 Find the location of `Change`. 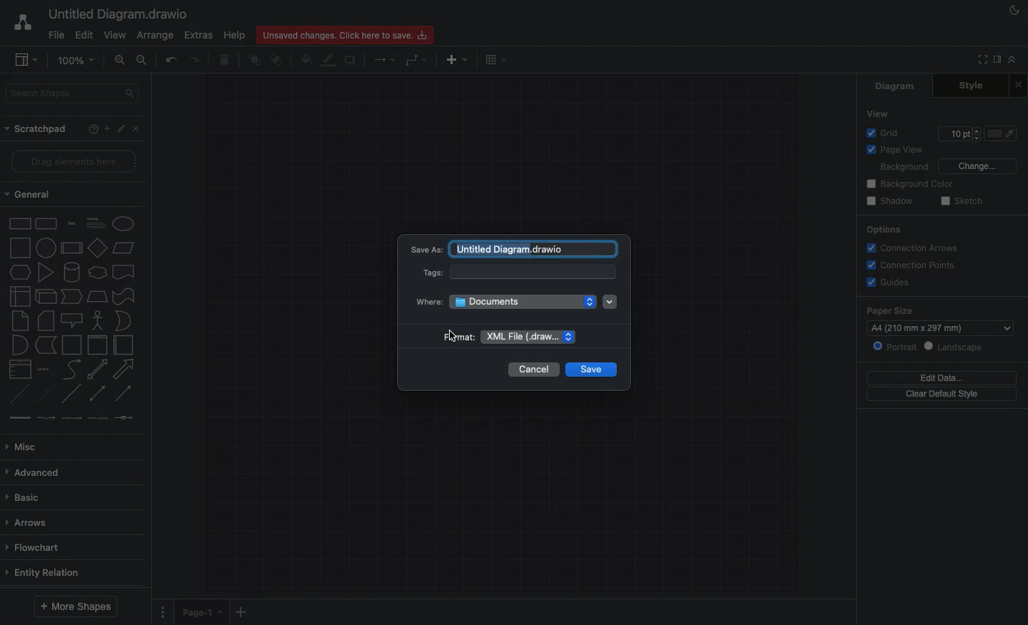

Change is located at coordinates (977, 165).